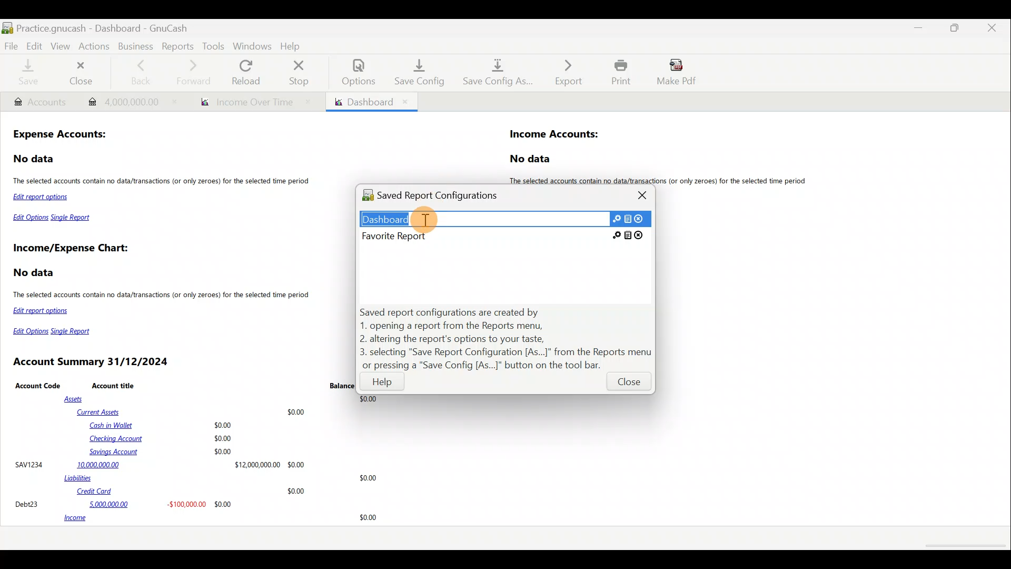 The height and width of the screenshot is (569, 1011). What do you see at coordinates (35, 159) in the screenshot?
I see `No data` at bounding box center [35, 159].